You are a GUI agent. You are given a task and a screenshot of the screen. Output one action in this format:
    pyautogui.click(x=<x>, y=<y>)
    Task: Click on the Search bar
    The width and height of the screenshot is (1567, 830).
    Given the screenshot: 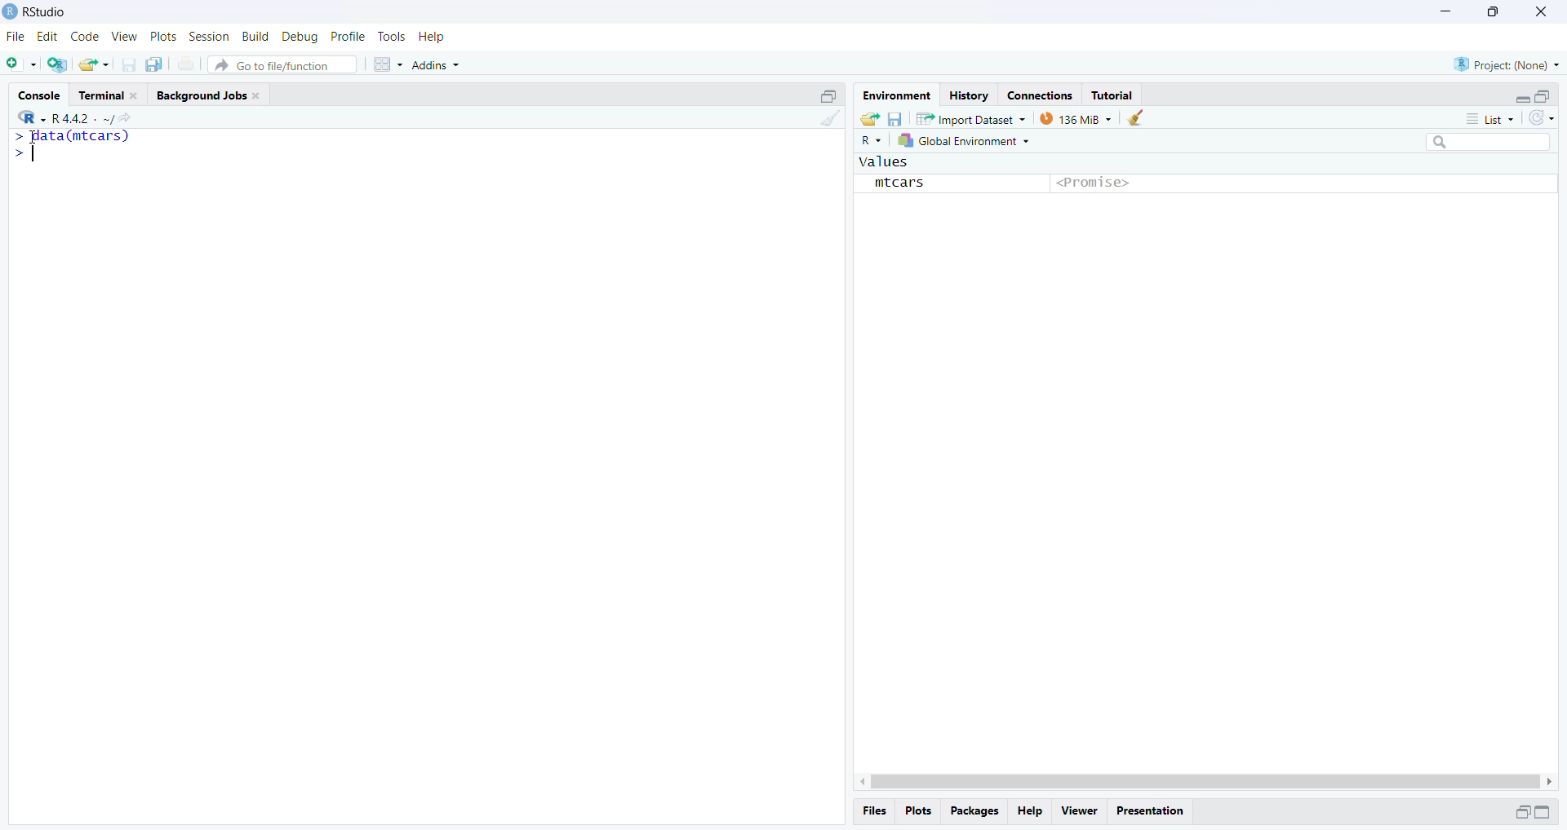 What is the action you would take?
    pyautogui.click(x=1495, y=144)
    